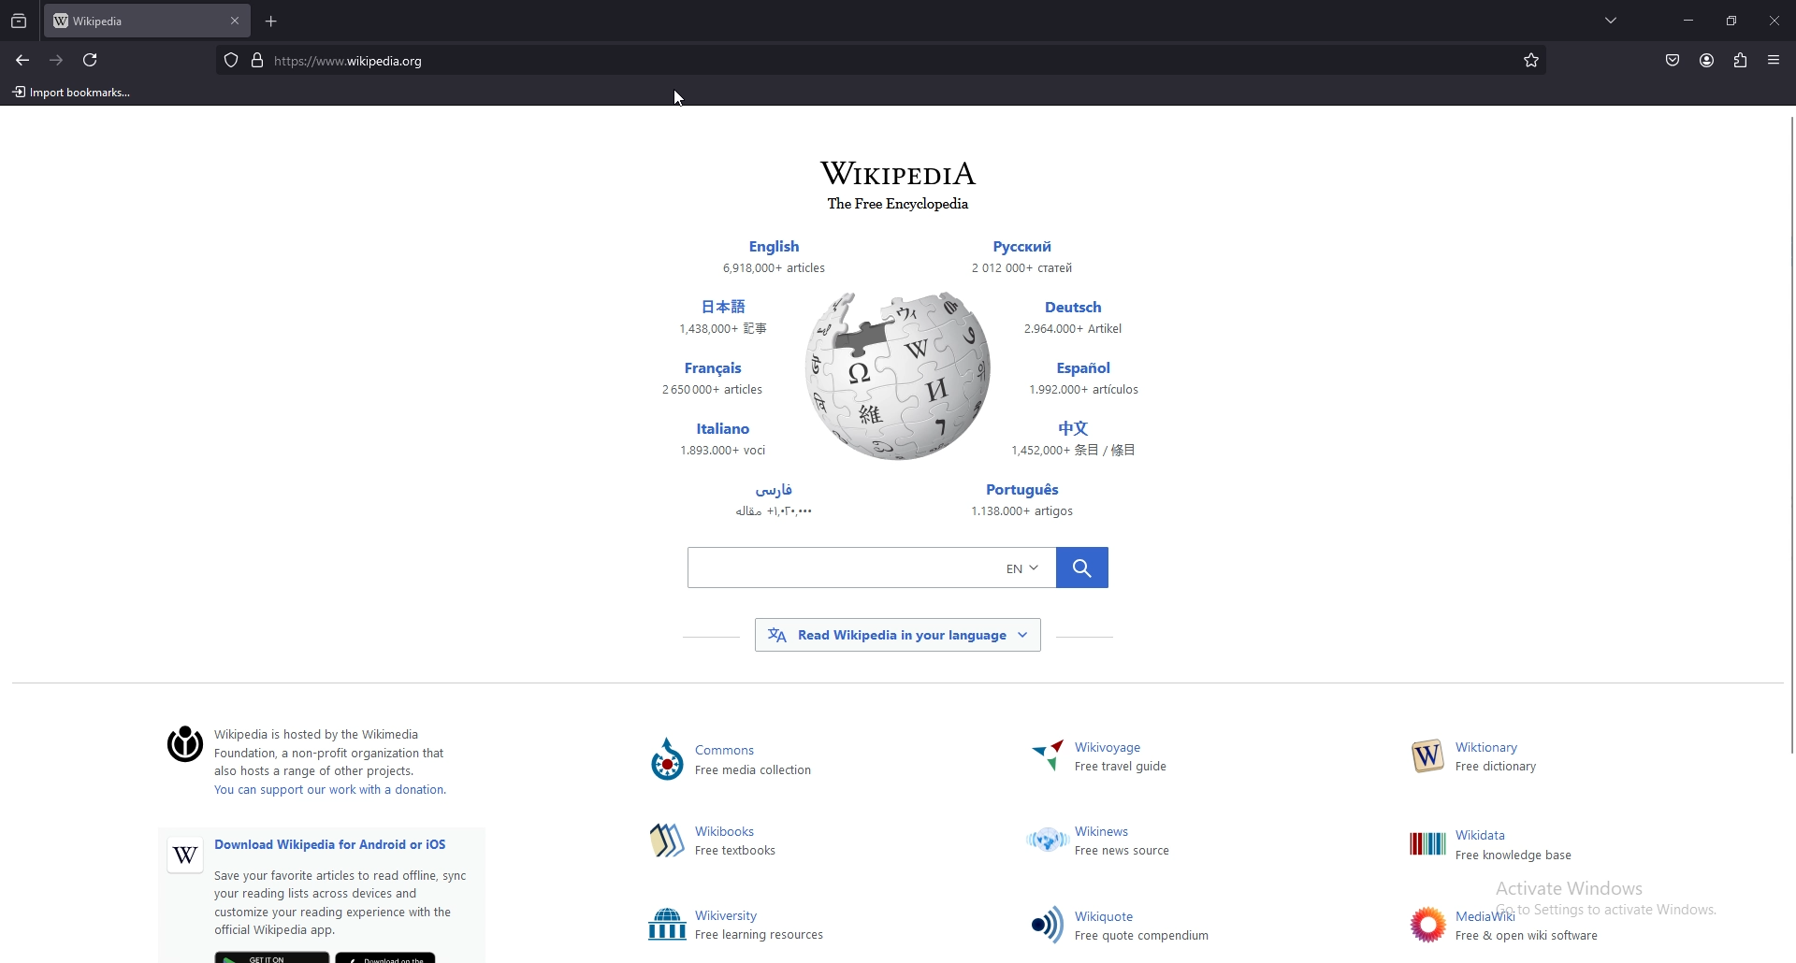  I want to click on digicert verified, so click(259, 59).